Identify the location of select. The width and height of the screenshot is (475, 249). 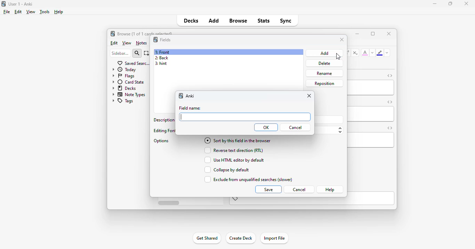
(147, 53).